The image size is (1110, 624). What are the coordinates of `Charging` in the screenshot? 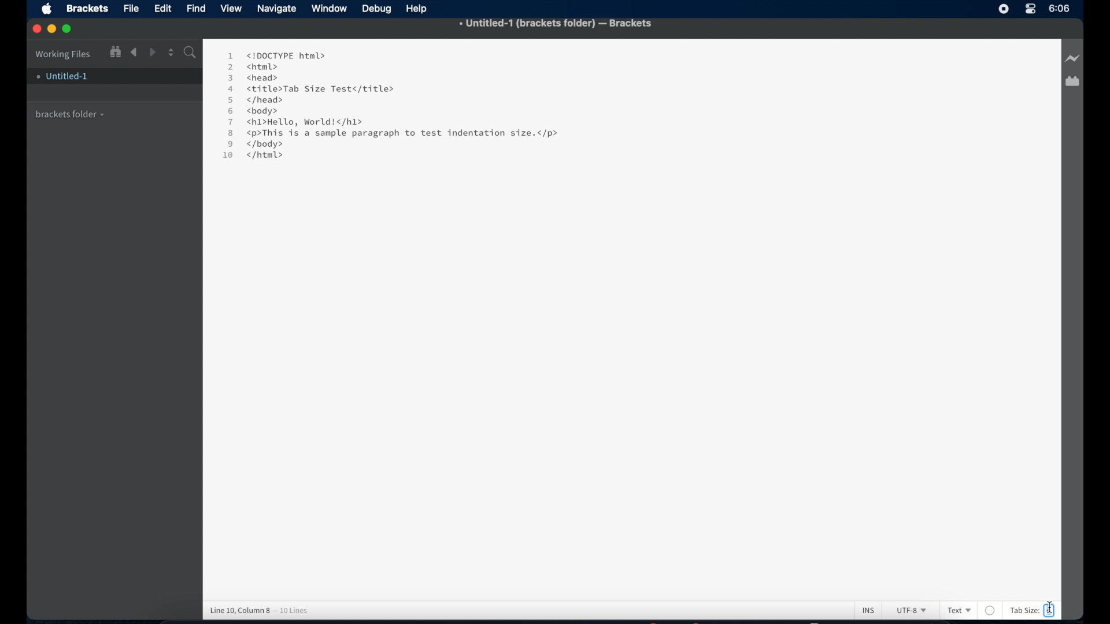 It's located at (1072, 59).